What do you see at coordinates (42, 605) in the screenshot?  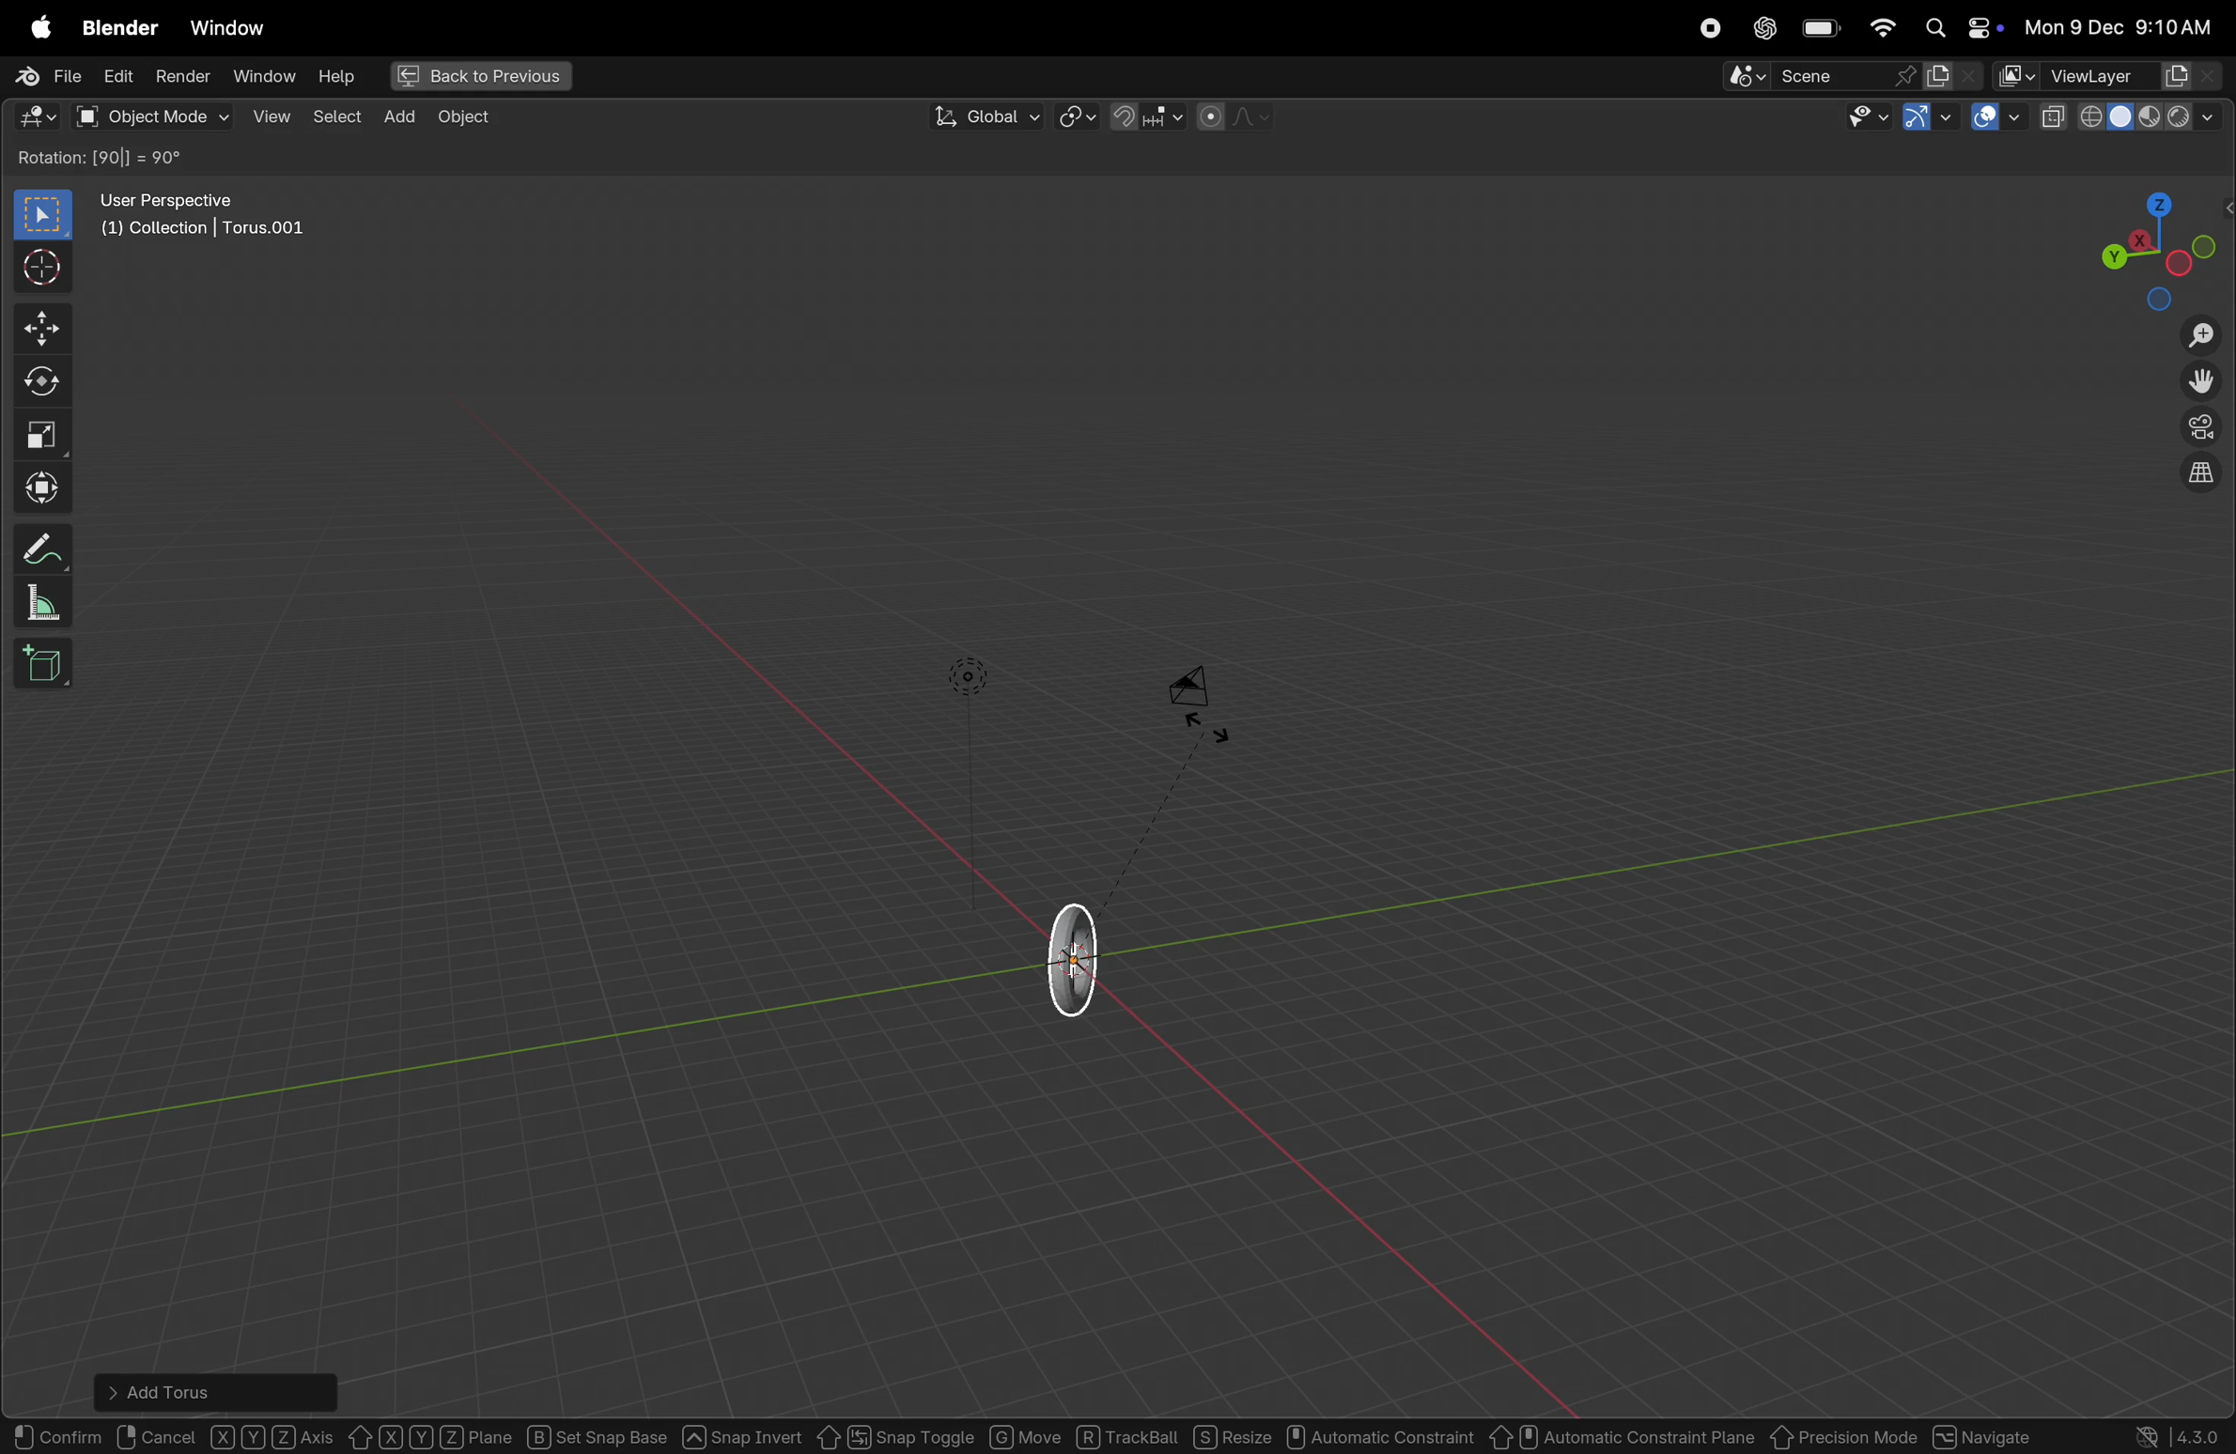 I see `measure` at bounding box center [42, 605].